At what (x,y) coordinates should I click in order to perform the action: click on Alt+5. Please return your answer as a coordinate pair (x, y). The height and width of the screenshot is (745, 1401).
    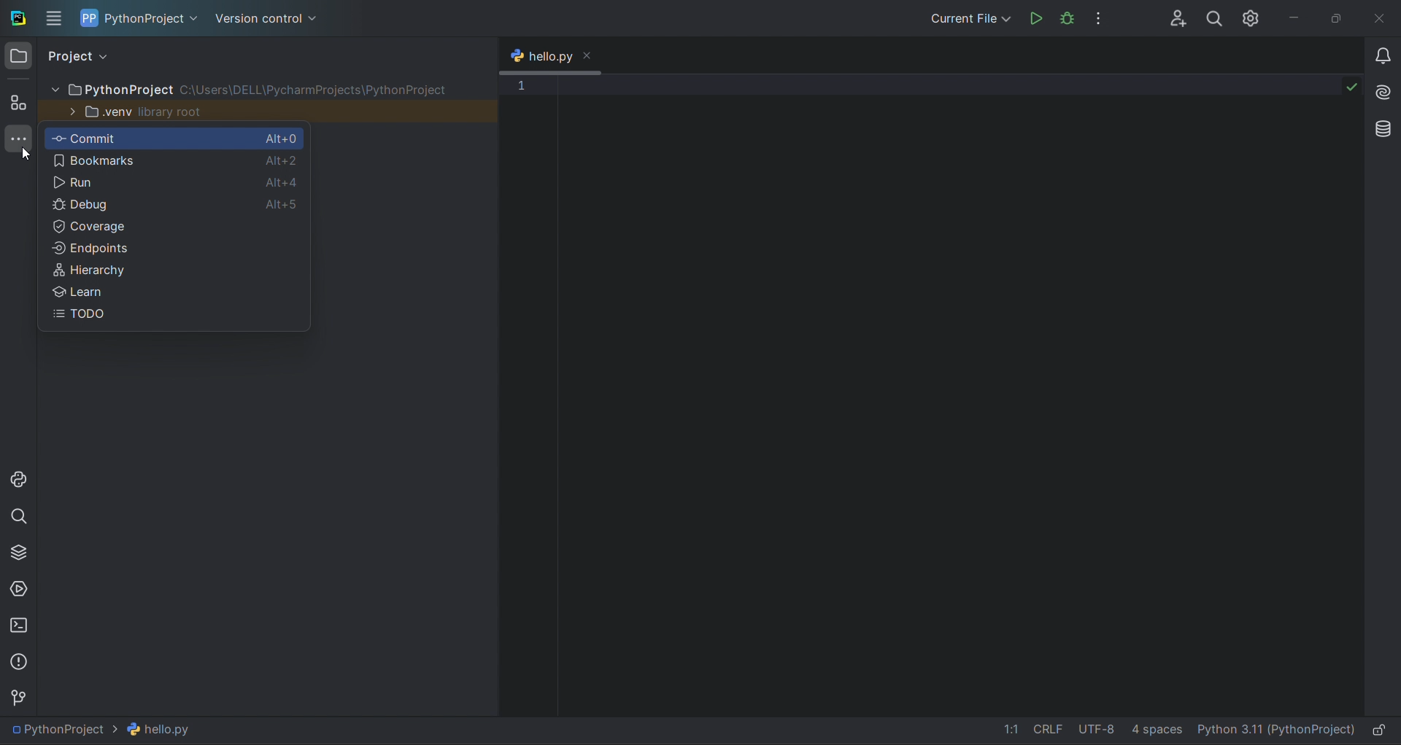
    Looking at the image, I should click on (282, 203).